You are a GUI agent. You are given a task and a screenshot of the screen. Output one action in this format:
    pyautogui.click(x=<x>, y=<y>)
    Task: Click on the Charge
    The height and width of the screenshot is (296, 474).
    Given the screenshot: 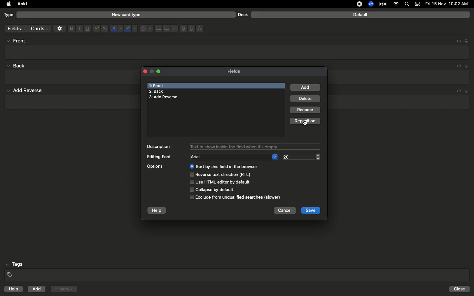 What is the action you would take?
    pyautogui.click(x=382, y=4)
    